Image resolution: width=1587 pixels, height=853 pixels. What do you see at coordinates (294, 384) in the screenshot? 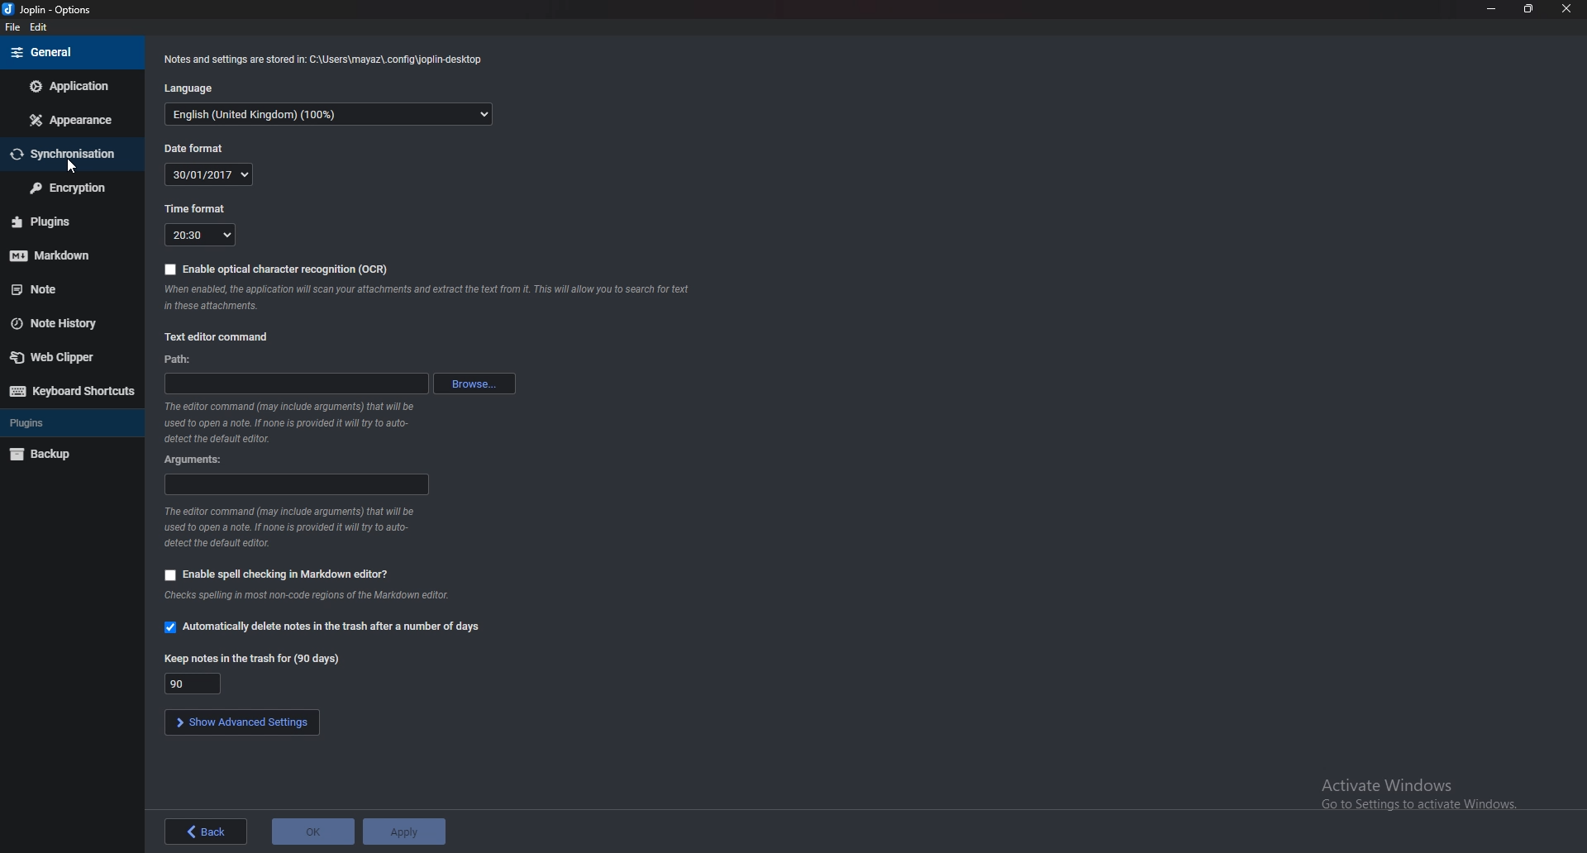
I see `path input` at bounding box center [294, 384].